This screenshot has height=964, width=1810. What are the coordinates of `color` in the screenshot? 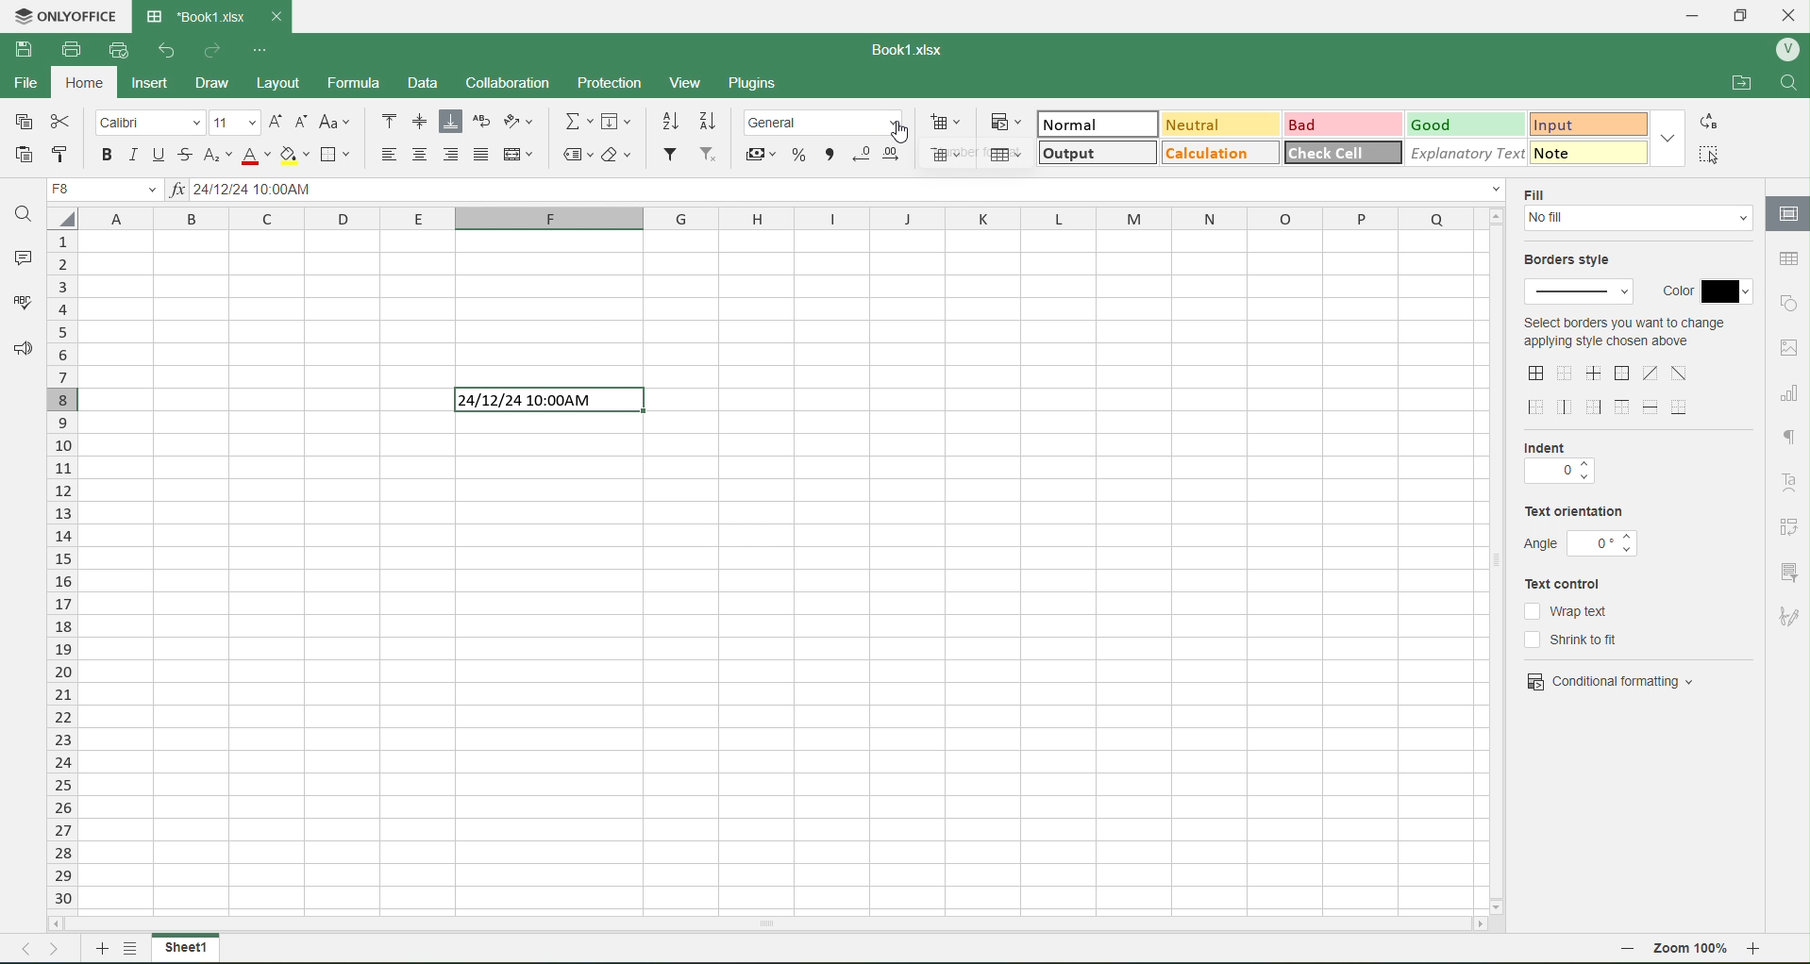 It's located at (1706, 287).